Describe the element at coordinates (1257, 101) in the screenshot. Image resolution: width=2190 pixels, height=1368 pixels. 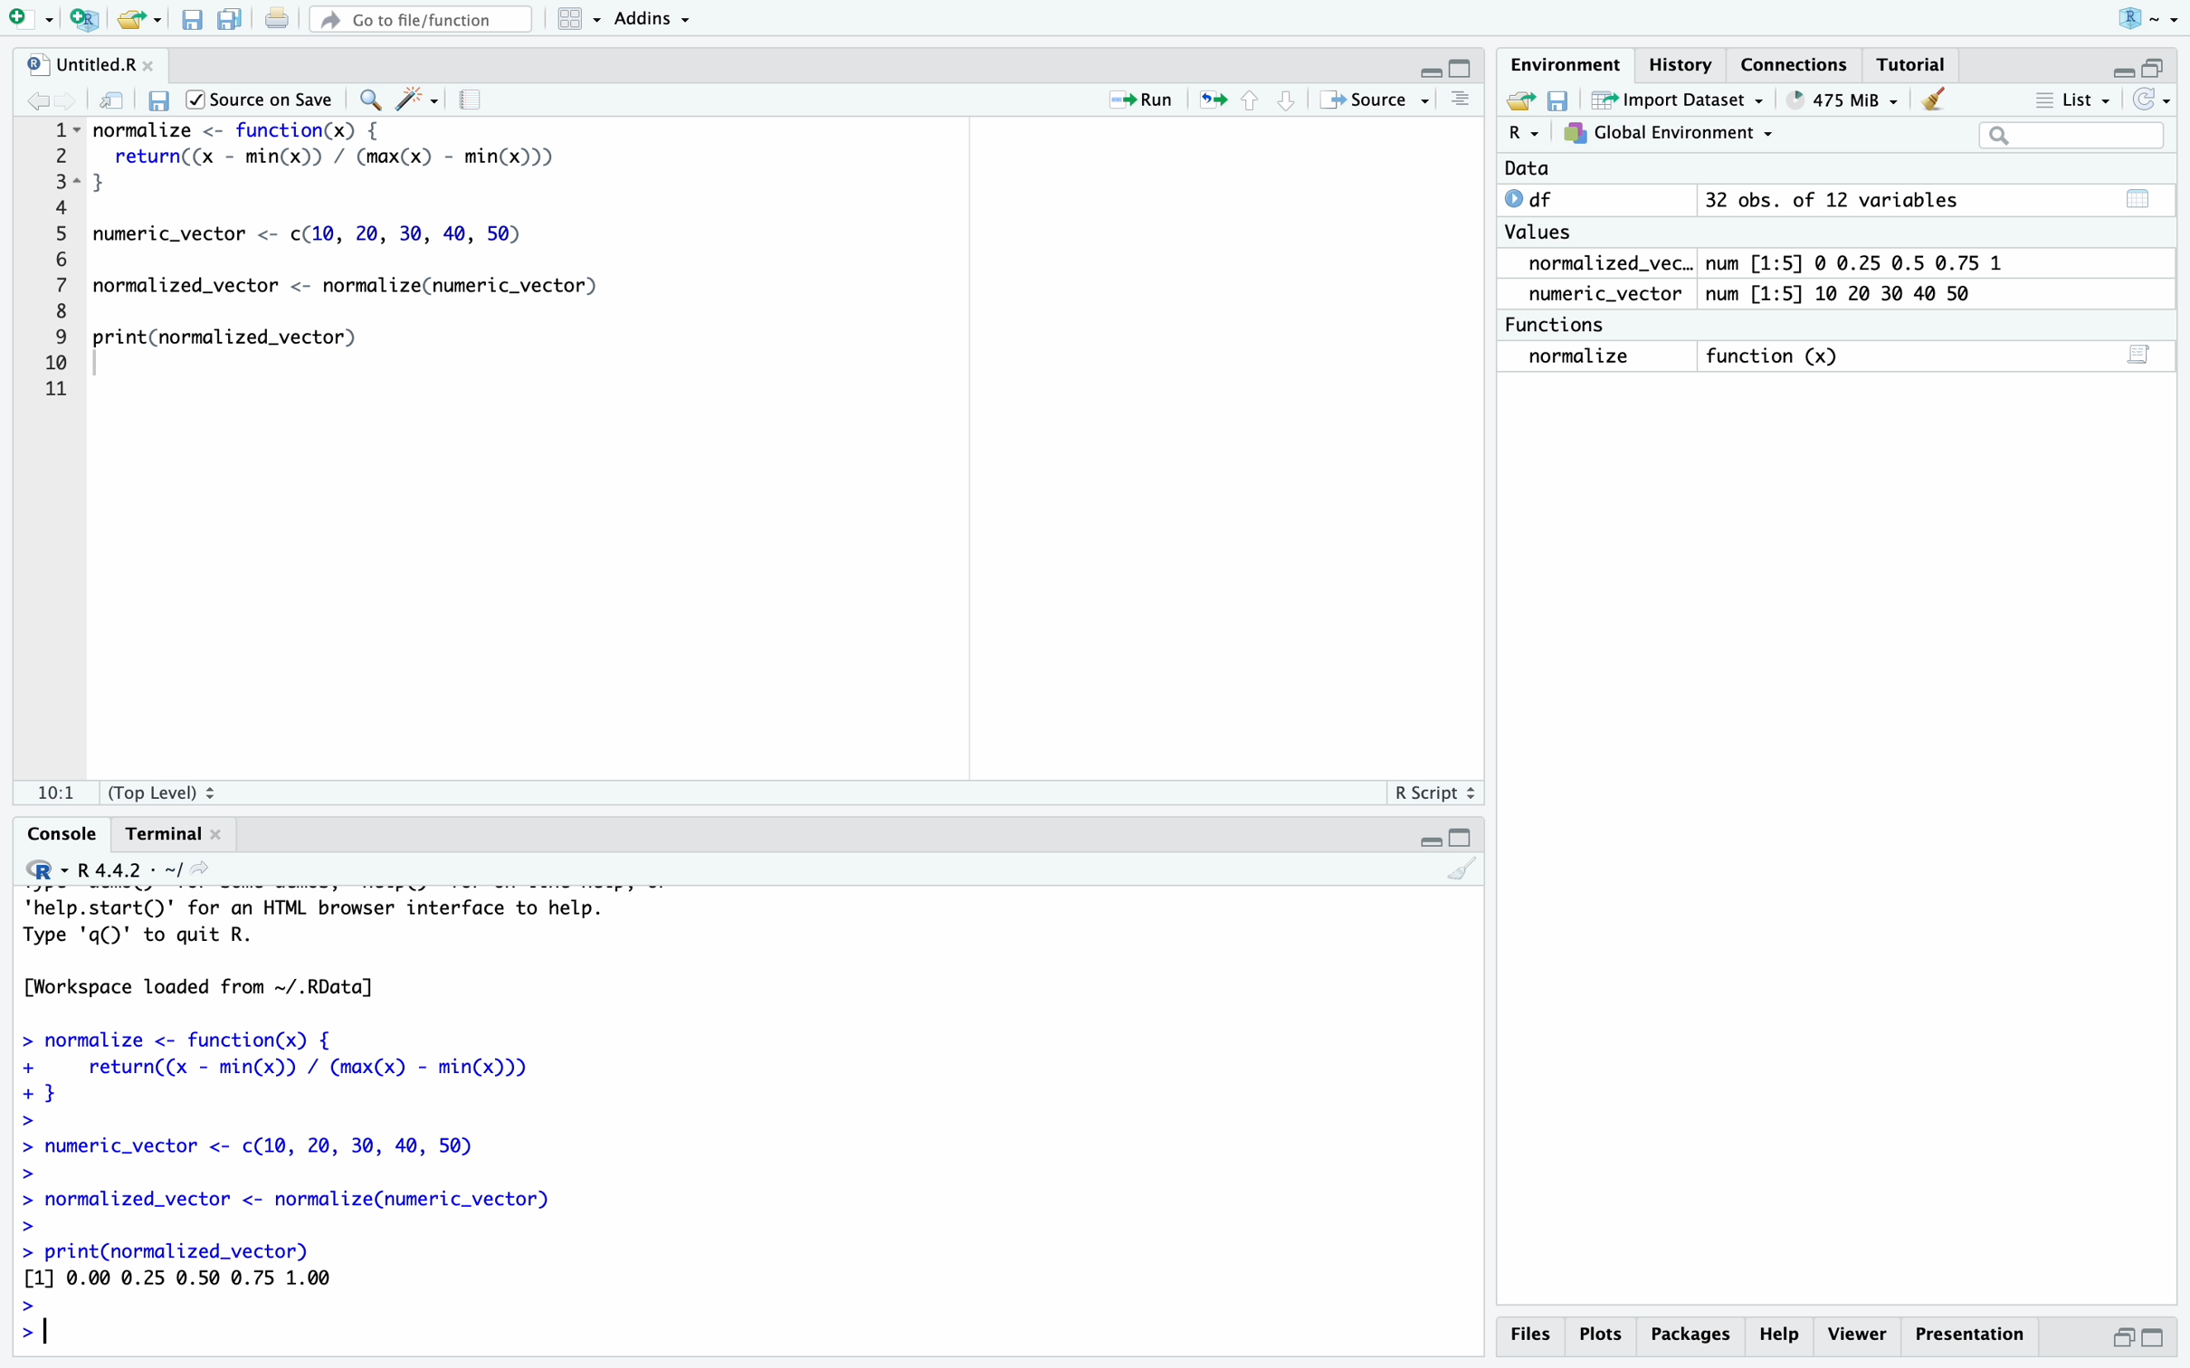
I see `Go to previous section/chunk (Ctrl + PgUp)` at that location.